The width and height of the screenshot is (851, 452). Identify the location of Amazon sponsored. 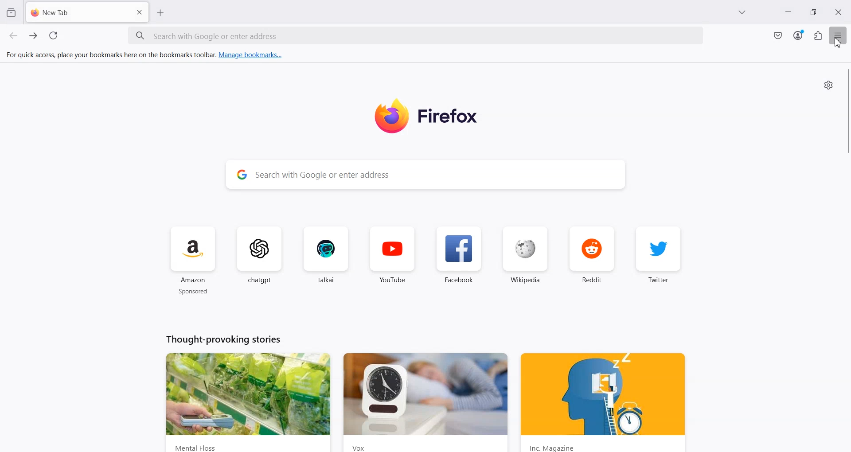
(194, 261).